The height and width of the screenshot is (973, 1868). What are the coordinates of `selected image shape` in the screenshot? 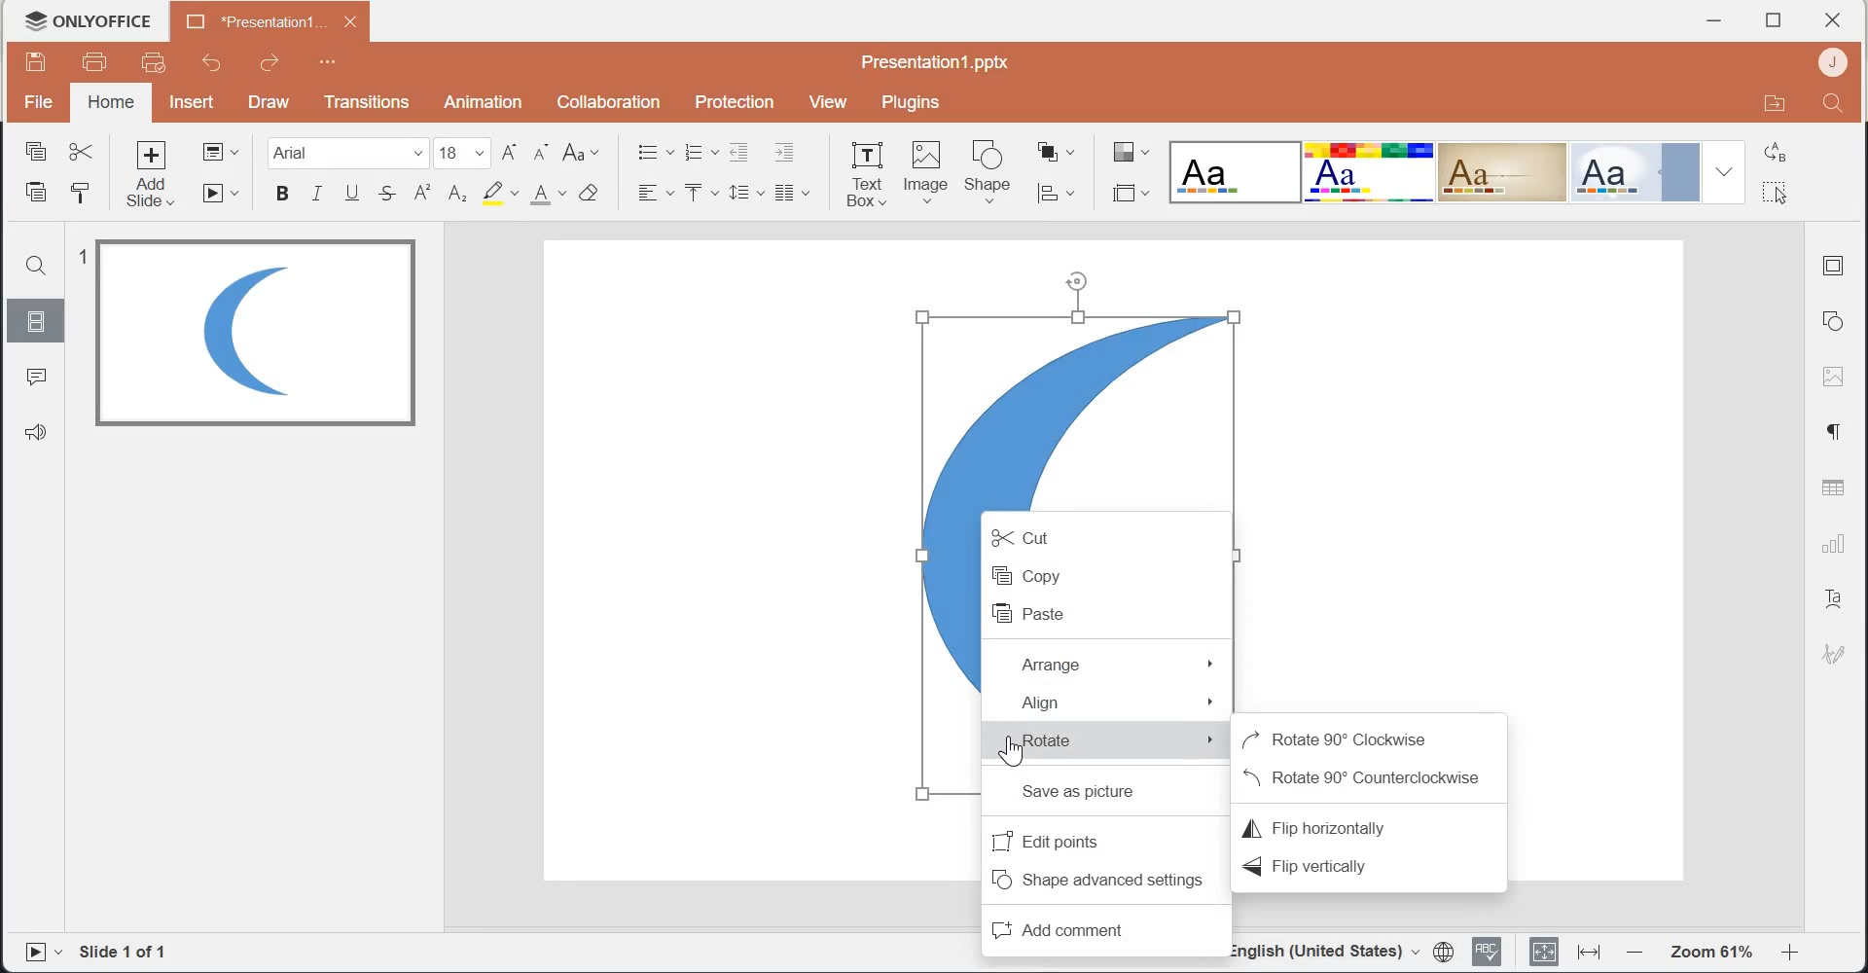 It's located at (1078, 382).